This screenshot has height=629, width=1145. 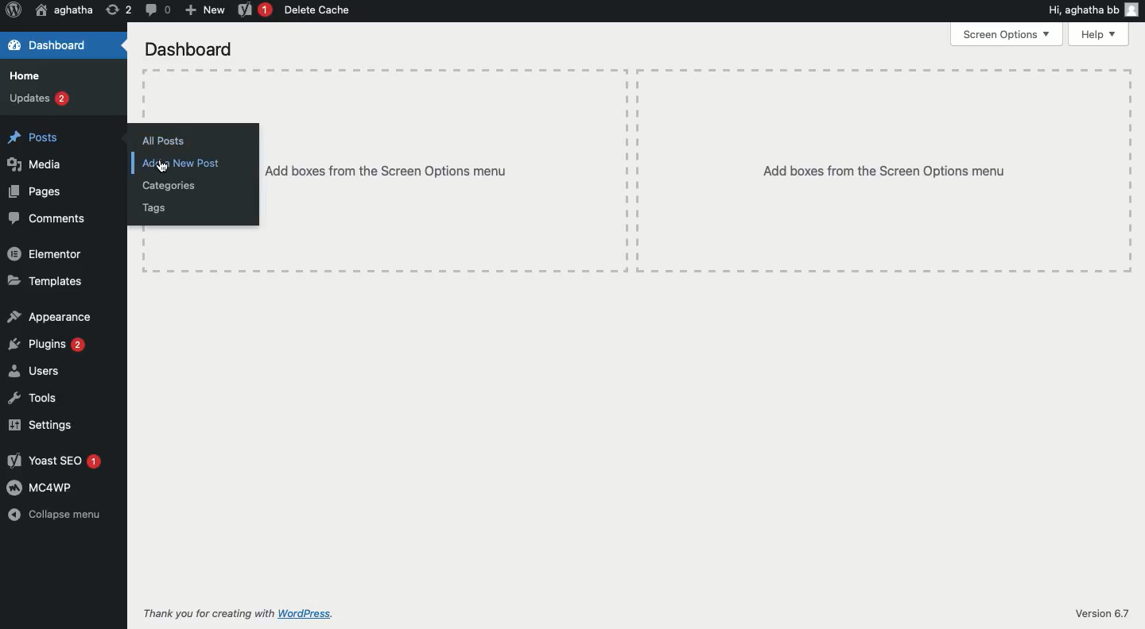 What do you see at coordinates (204, 10) in the screenshot?
I see `New` at bounding box center [204, 10].